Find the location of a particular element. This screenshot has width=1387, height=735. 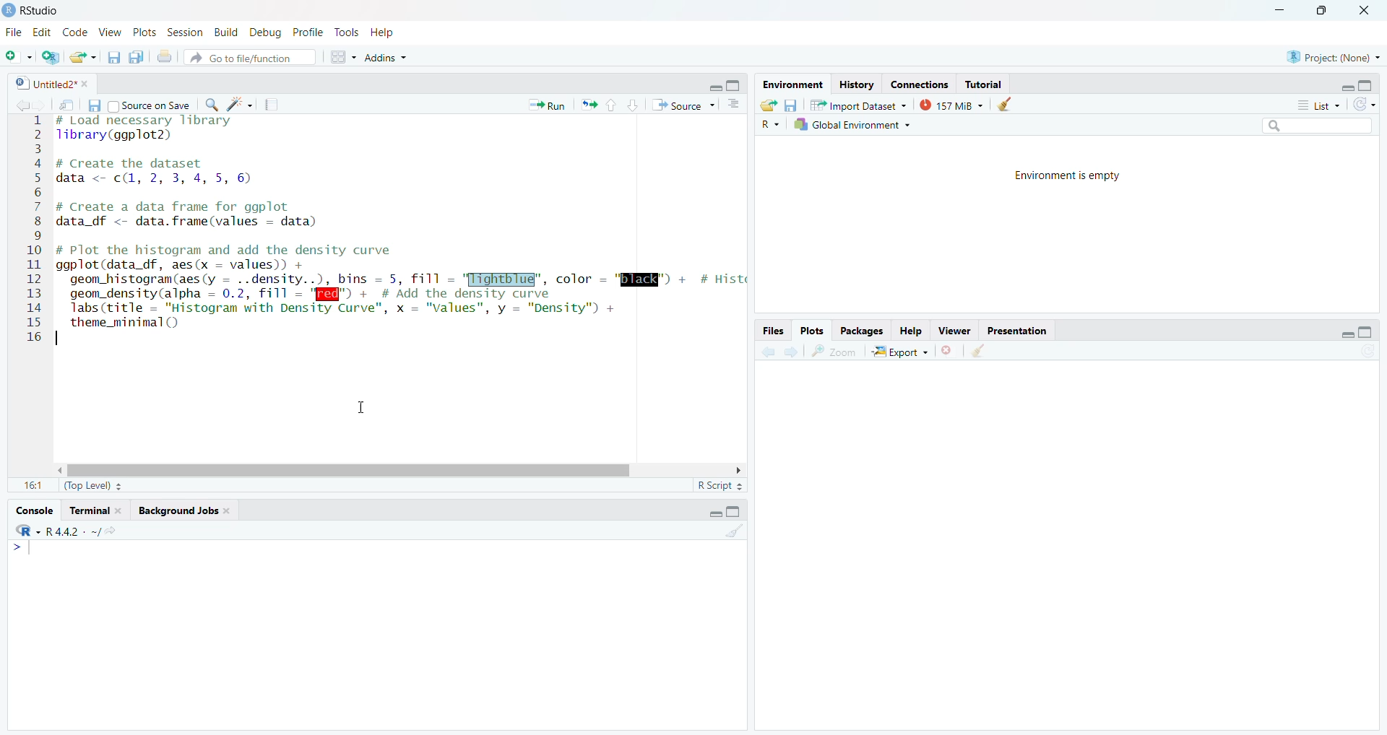

Build is located at coordinates (225, 31).